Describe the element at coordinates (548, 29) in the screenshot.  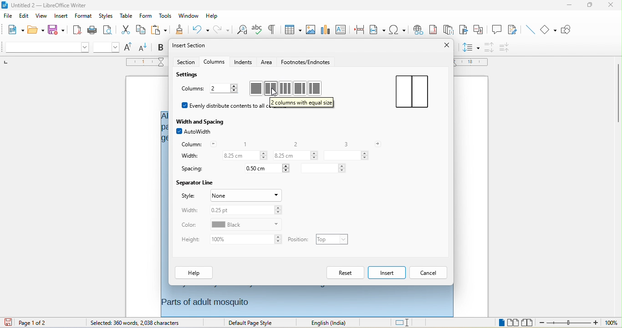
I see `basic shape` at that location.